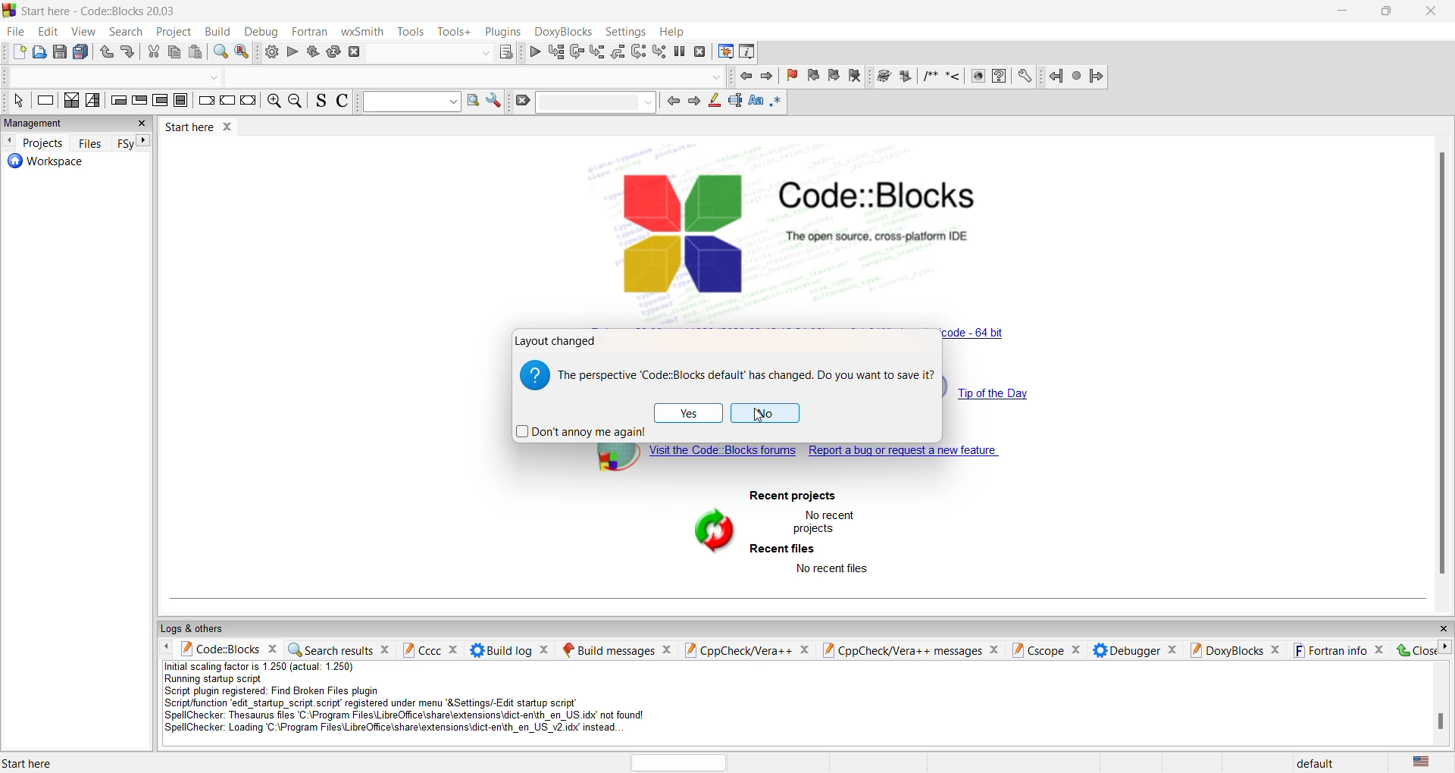 This screenshot has height=773, width=1455. What do you see at coordinates (219, 52) in the screenshot?
I see `find` at bounding box center [219, 52].